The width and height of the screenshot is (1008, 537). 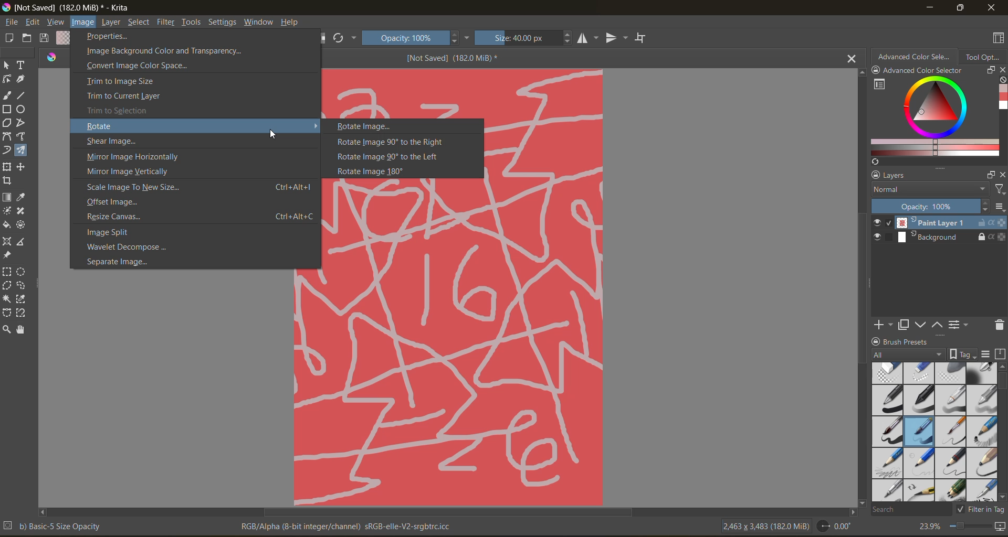 I want to click on edit, so click(x=35, y=23).